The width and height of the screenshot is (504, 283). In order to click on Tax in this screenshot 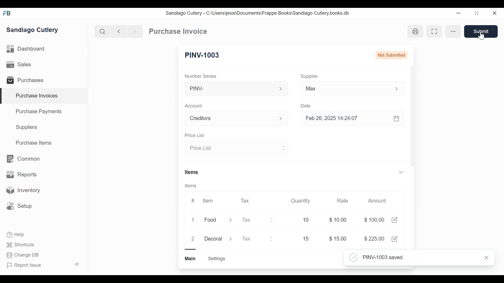, I will do `click(253, 220)`.